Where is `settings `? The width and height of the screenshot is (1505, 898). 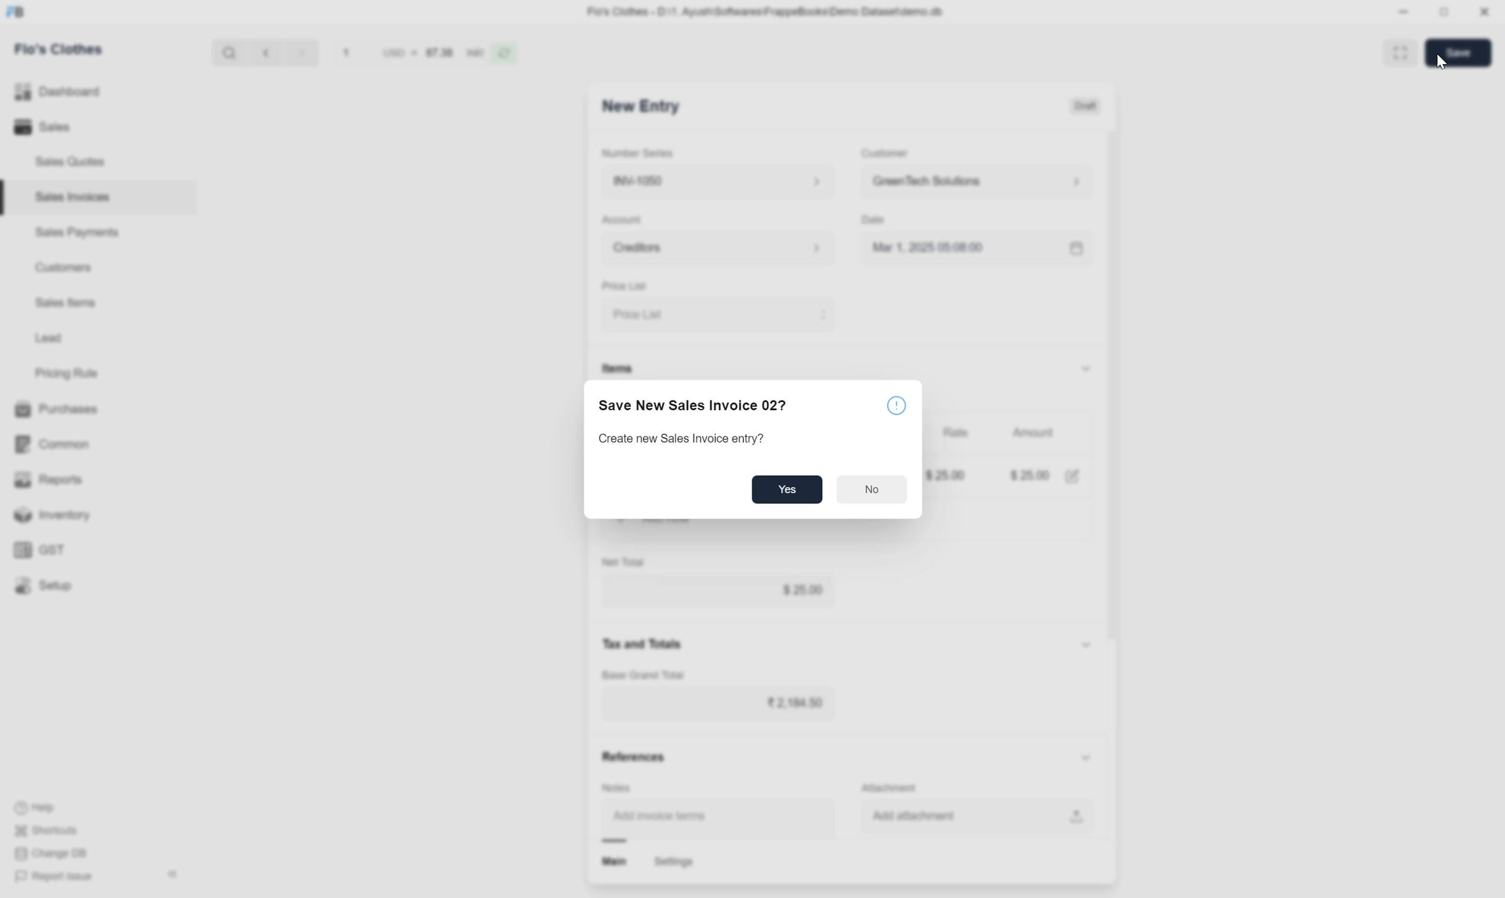
settings  is located at coordinates (676, 862).